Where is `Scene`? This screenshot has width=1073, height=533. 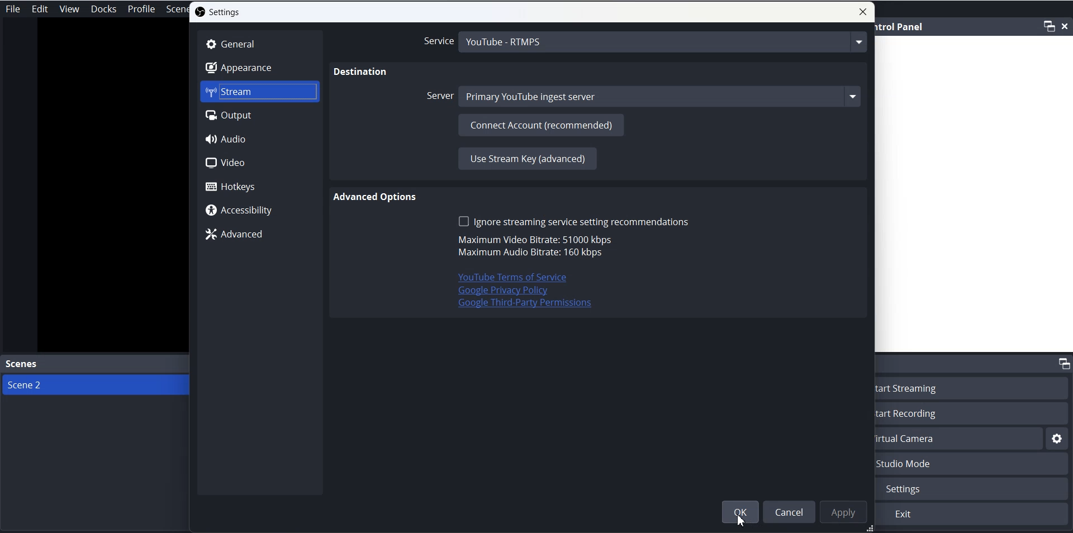 Scene is located at coordinates (178, 9).